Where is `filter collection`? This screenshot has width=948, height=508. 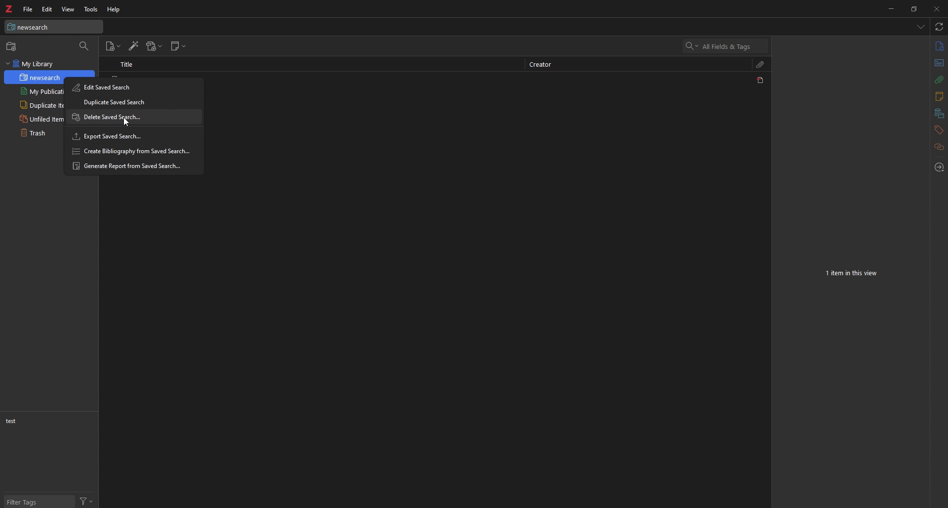 filter collection is located at coordinates (84, 46).